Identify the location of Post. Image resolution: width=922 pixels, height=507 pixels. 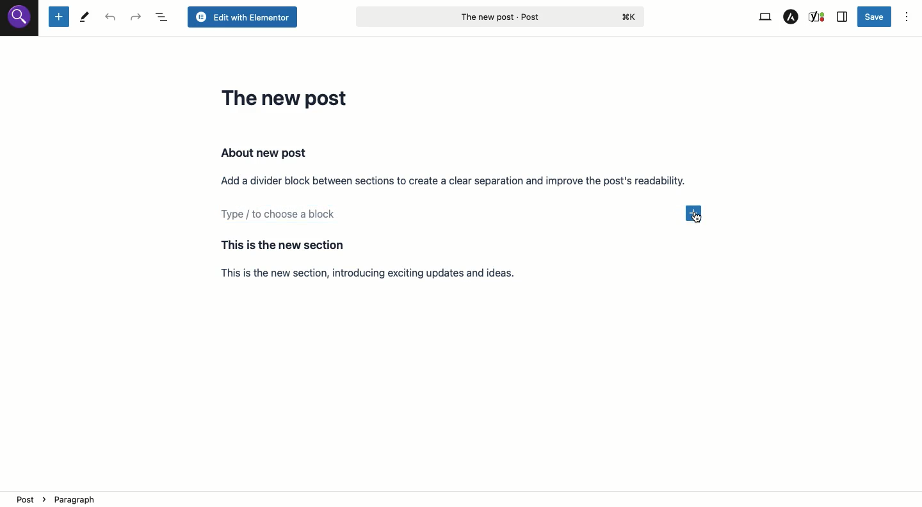
(499, 16).